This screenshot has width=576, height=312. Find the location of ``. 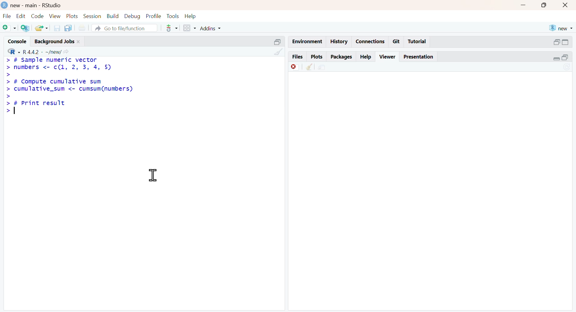

 is located at coordinates (524, 5).